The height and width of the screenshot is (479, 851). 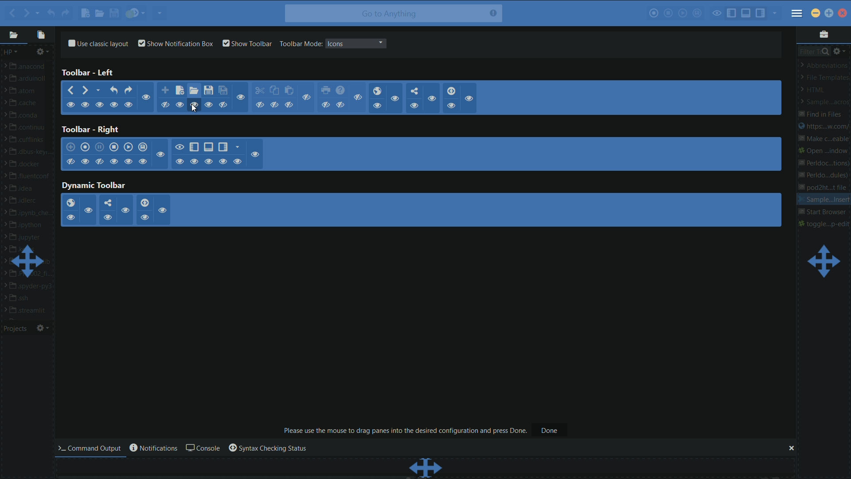 What do you see at coordinates (42, 35) in the screenshot?
I see `open files` at bounding box center [42, 35].